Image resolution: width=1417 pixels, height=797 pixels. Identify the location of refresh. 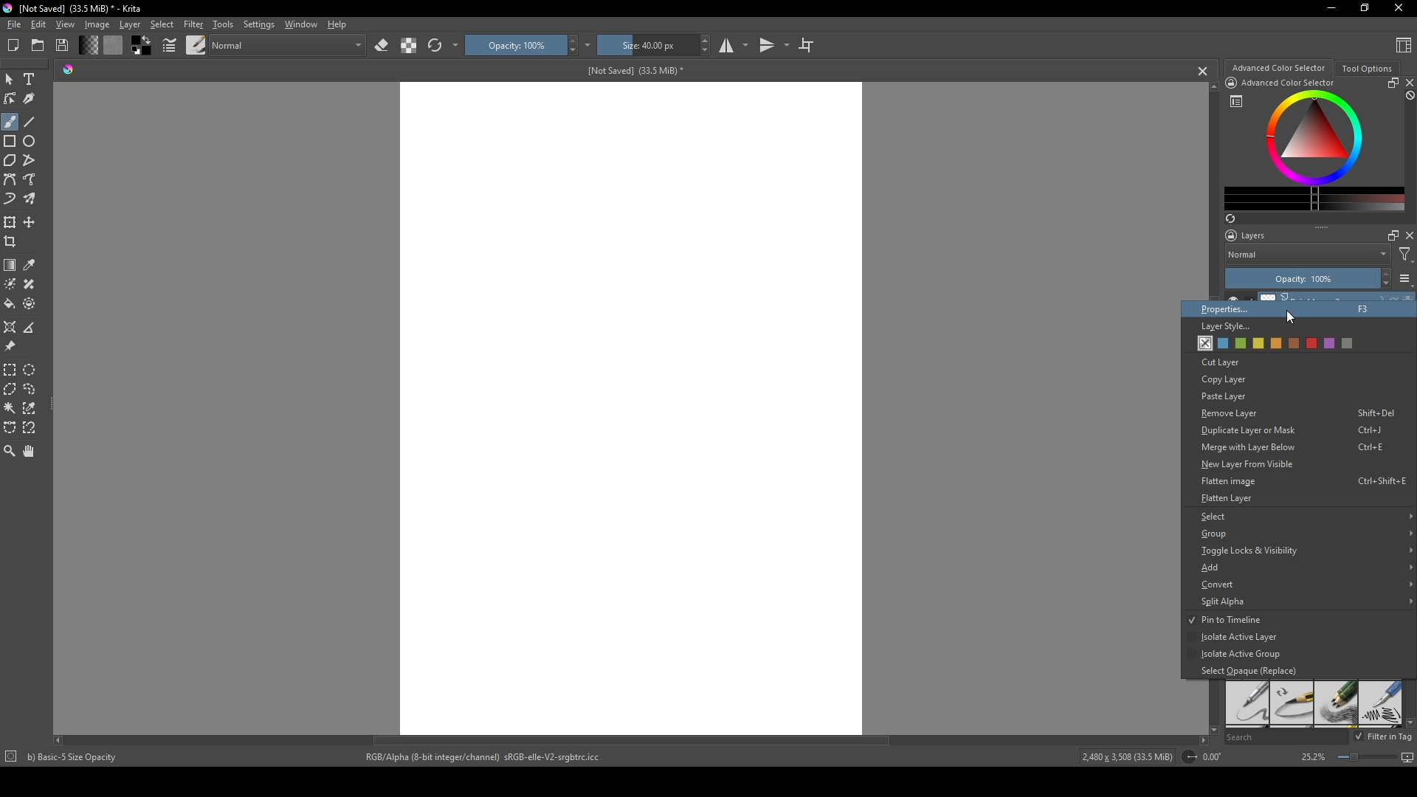
(435, 46).